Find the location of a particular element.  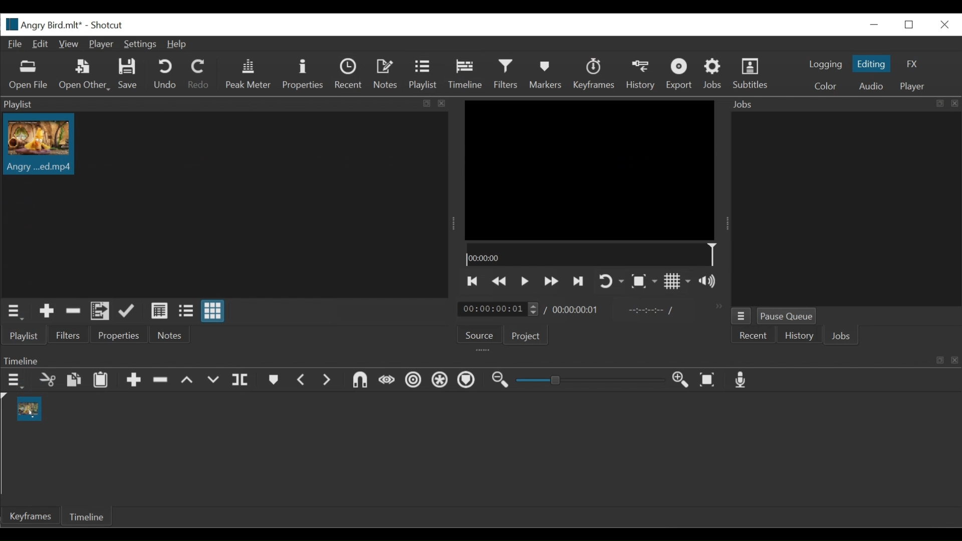

Ripple all tracks is located at coordinates (438, 380).